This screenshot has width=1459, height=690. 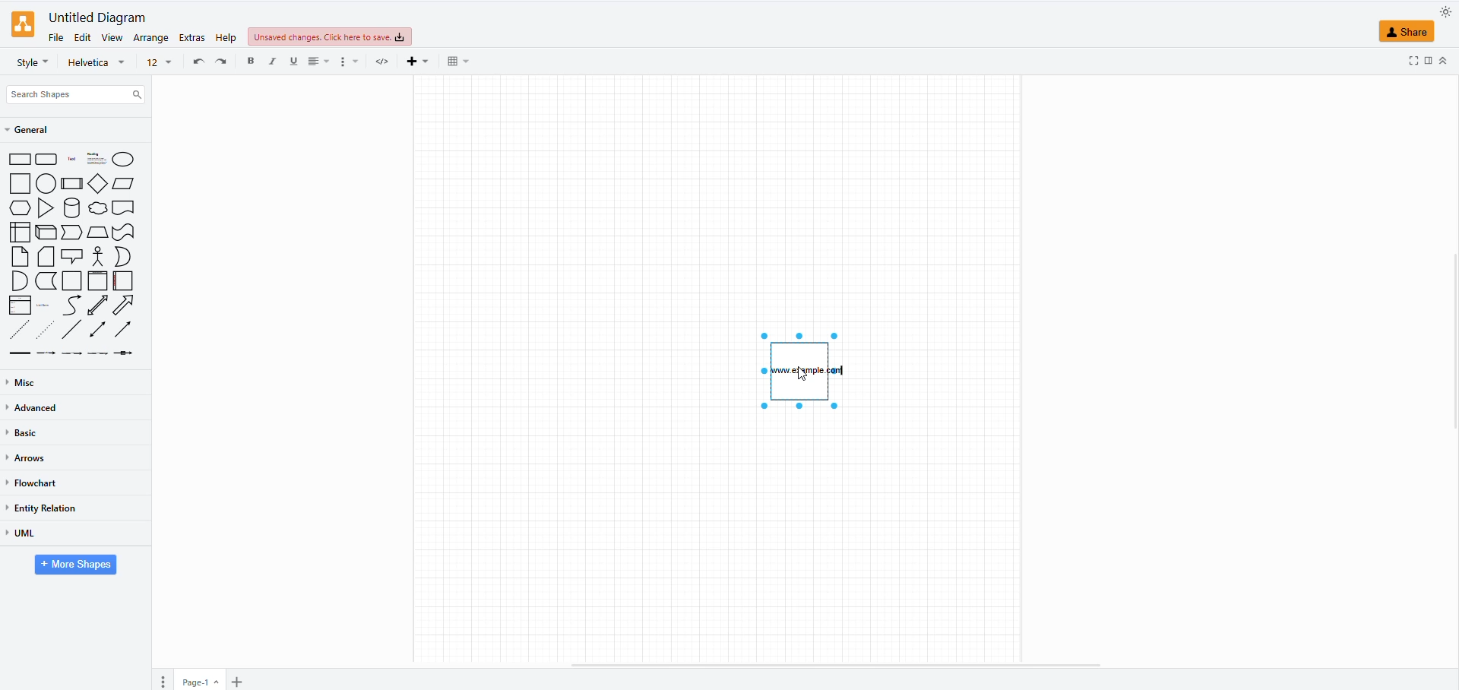 I want to click on bidirectional connector, so click(x=98, y=331).